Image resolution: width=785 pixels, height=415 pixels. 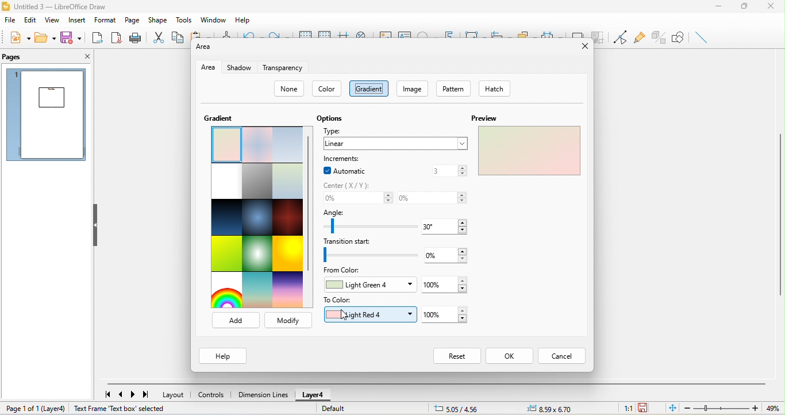 I want to click on save, so click(x=71, y=37).